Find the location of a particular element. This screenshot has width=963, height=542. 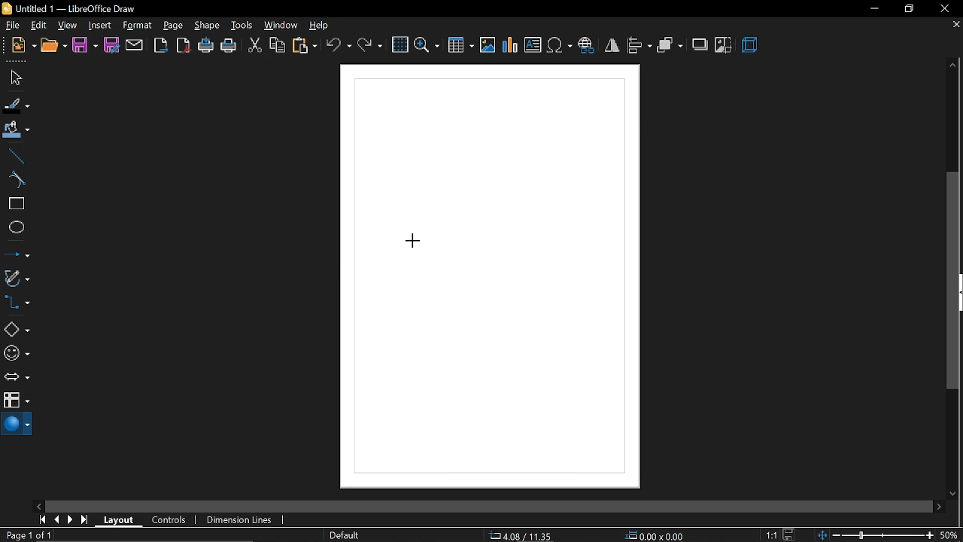

file is located at coordinates (11, 25).